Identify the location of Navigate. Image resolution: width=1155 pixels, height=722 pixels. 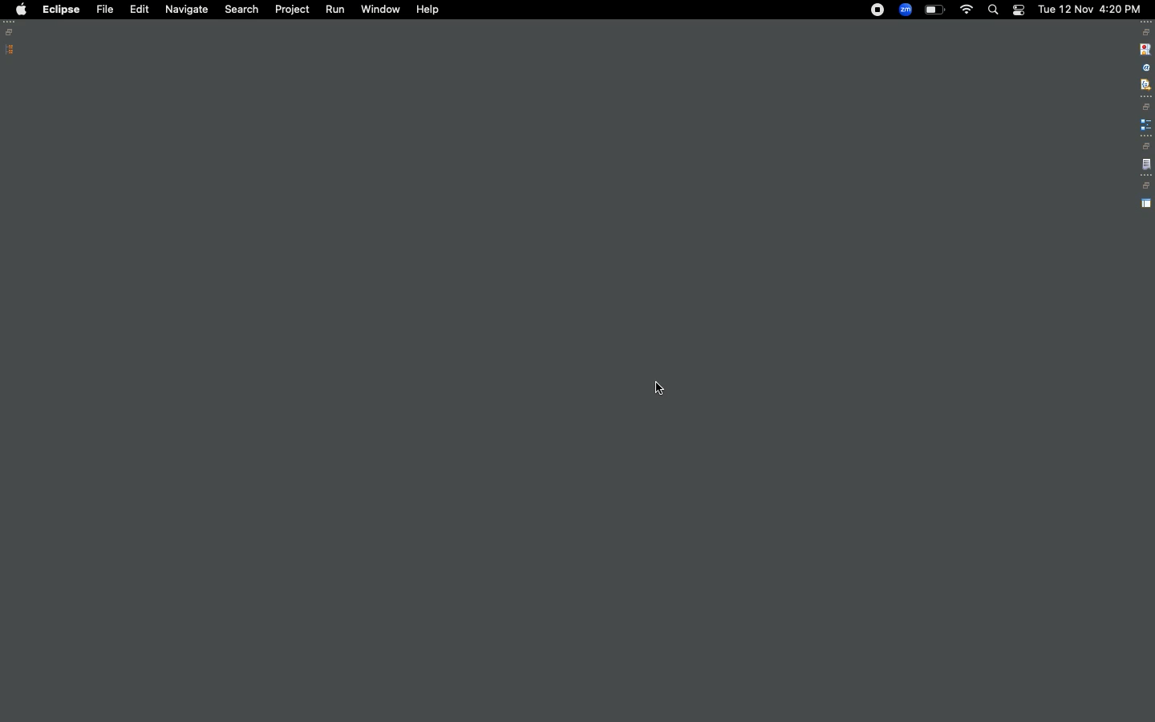
(184, 10).